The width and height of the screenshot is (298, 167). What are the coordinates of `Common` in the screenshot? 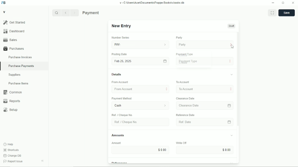 It's located at (24, 92).